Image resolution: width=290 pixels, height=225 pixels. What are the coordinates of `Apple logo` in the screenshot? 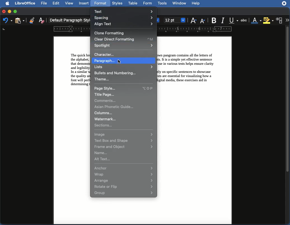 It's located at (6, 3).